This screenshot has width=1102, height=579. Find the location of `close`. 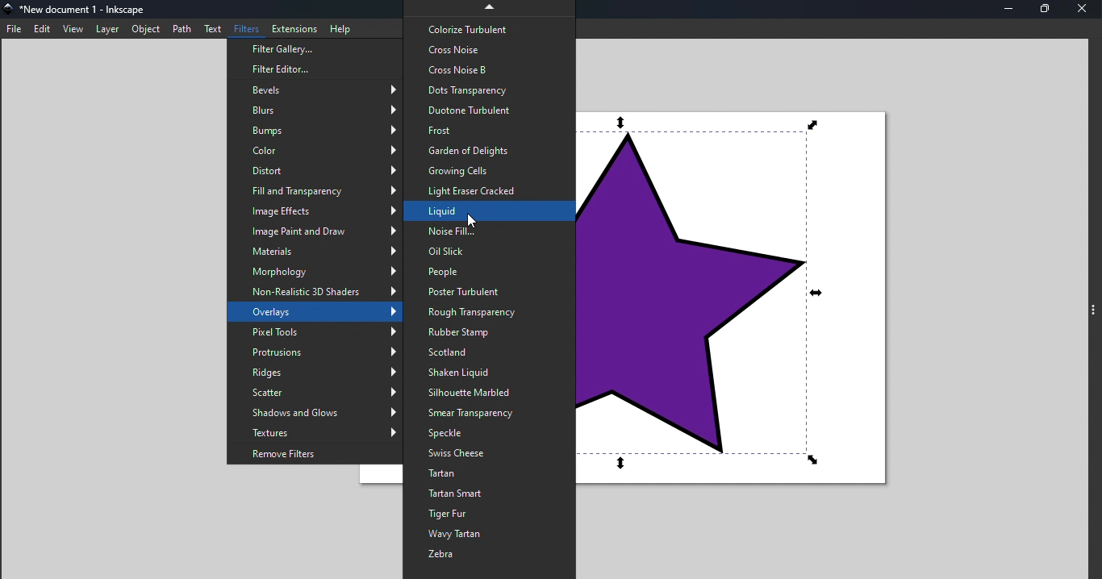

close is located at coordinates (1083, 10).